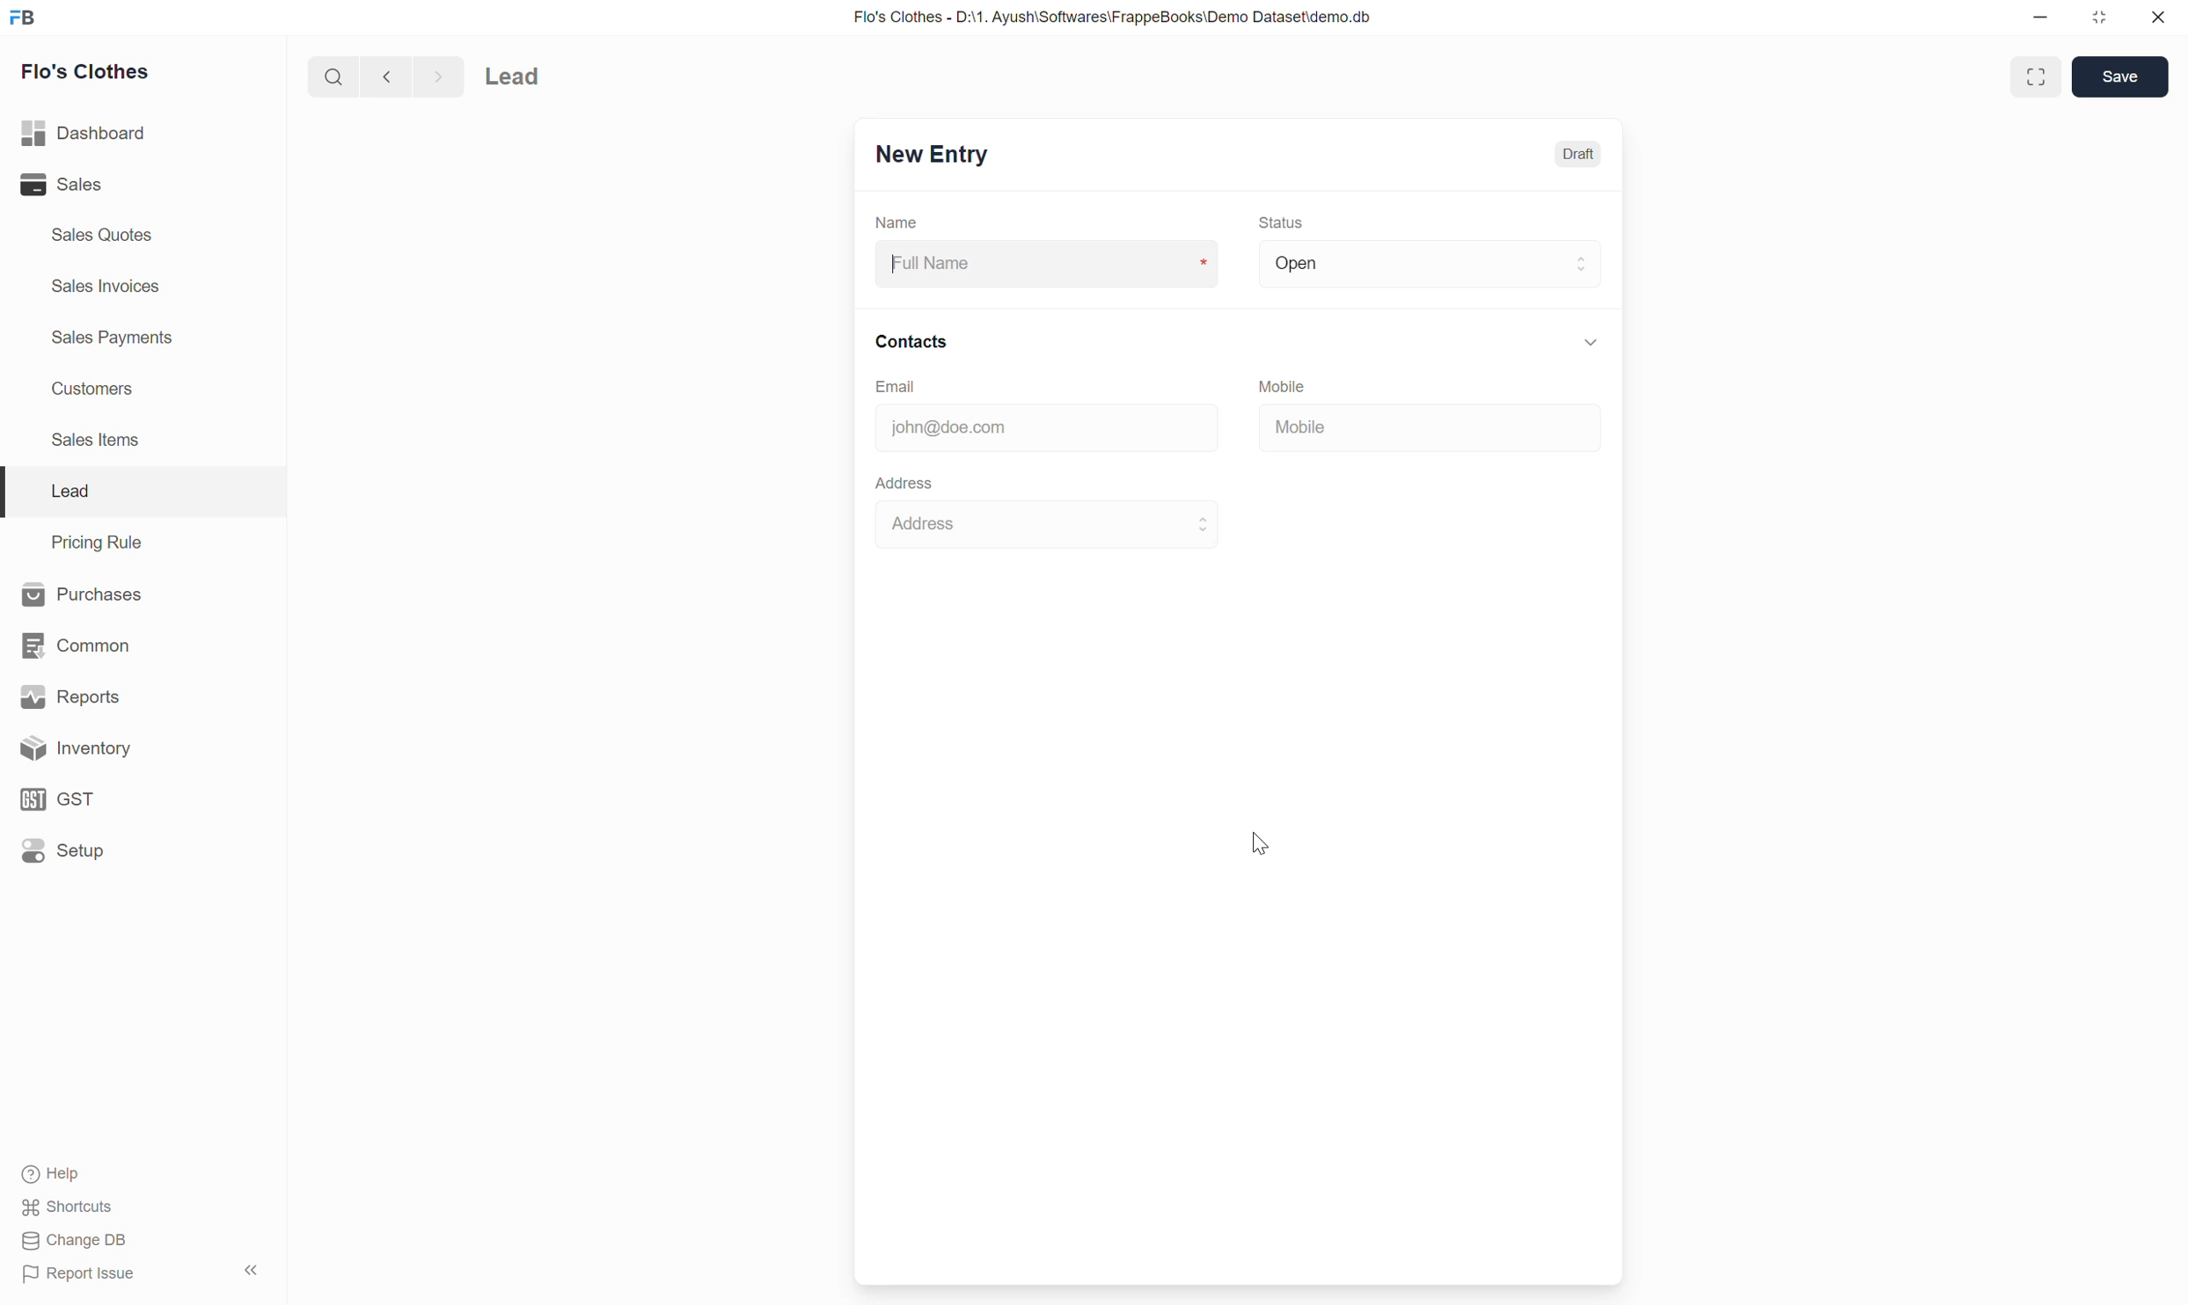  Describe the element at coordinates (70, 491) in the screenshot. I see `Lead` at that location.